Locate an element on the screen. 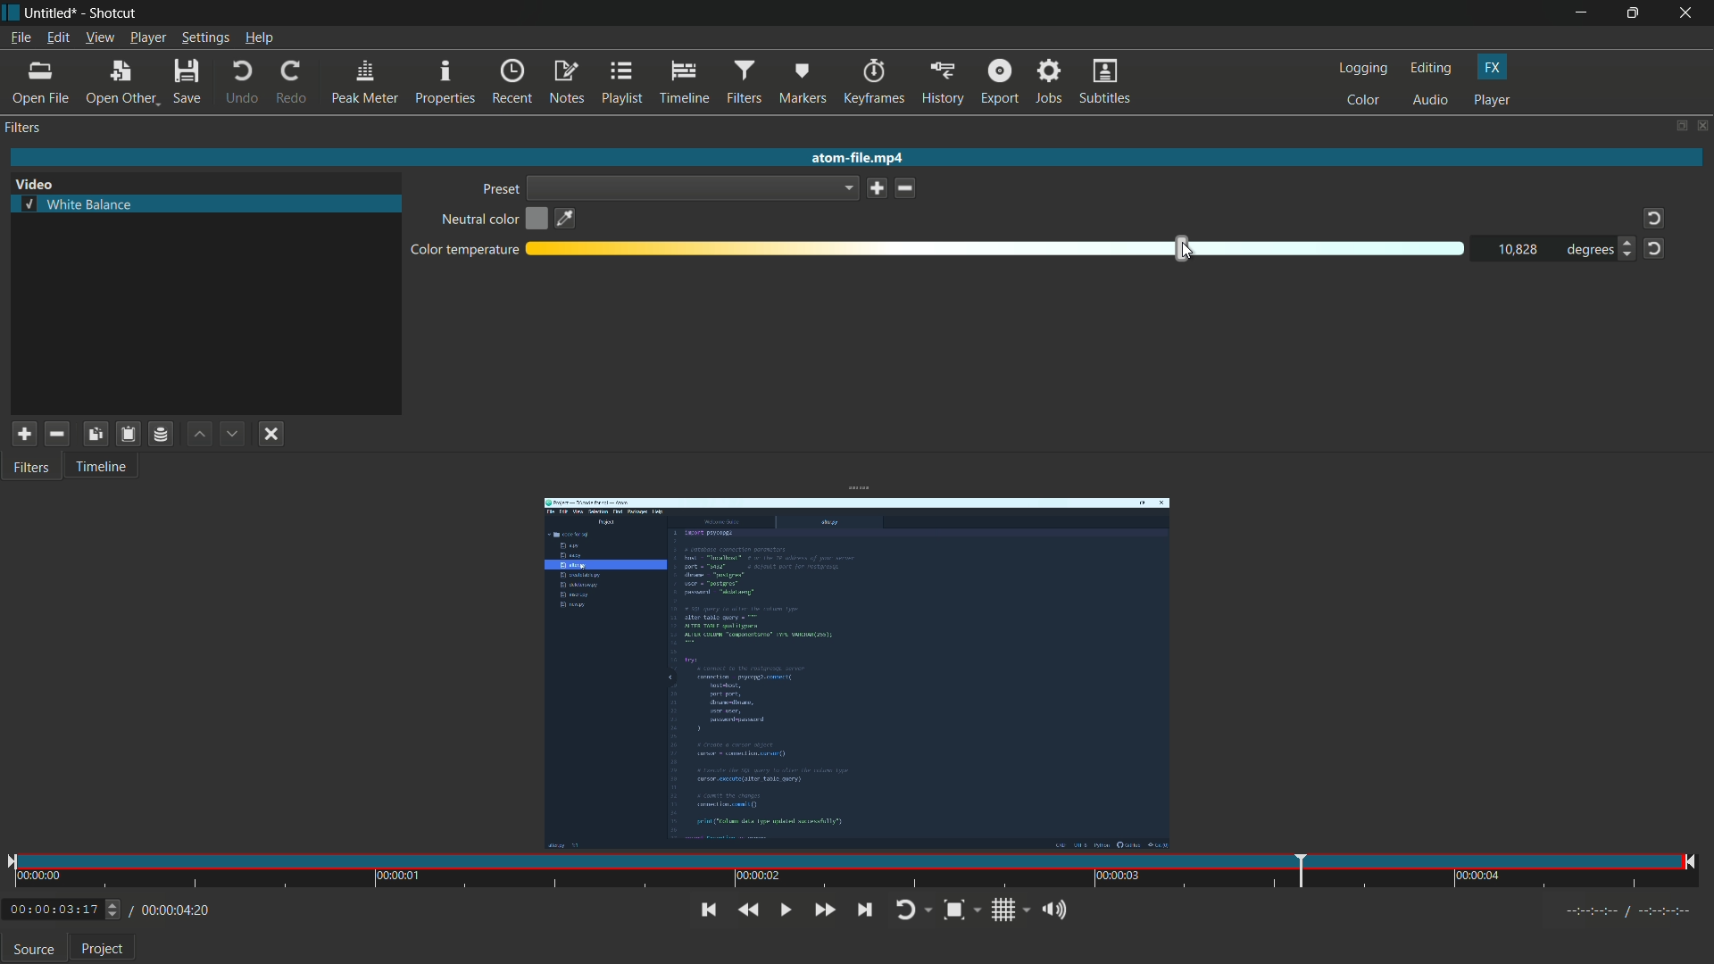 The width and height of the screenshot is (1714, 964). quickly play backward is located at coordinates (748, 910).